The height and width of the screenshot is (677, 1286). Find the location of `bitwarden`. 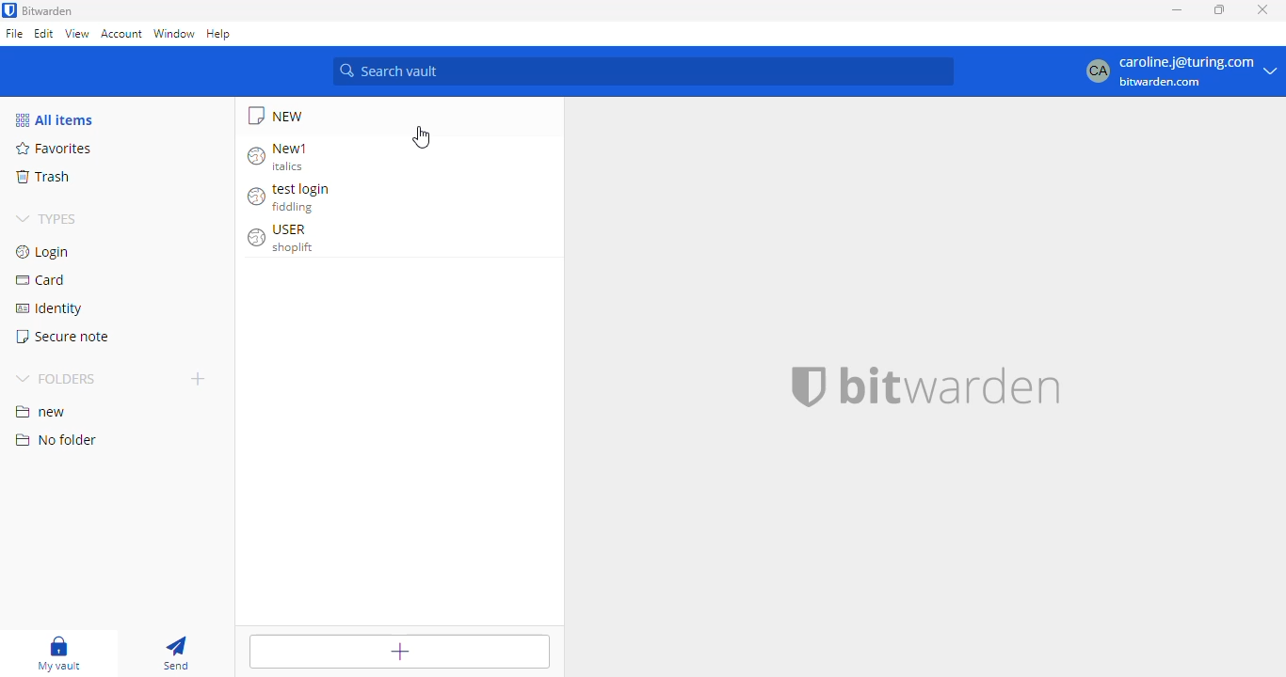

bitwarden is located at coordinates (48, 10).